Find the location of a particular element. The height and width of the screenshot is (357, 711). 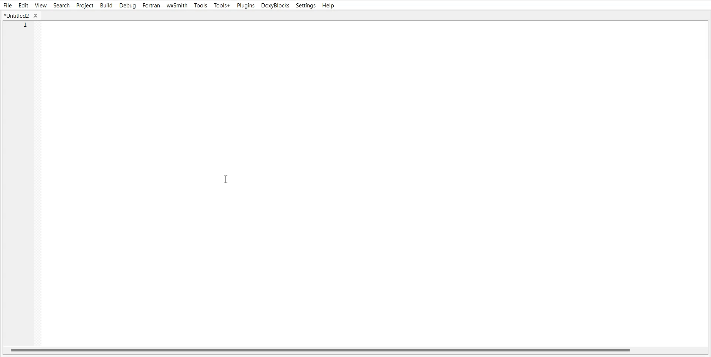

Plugins is located at coordinates (246, 6).